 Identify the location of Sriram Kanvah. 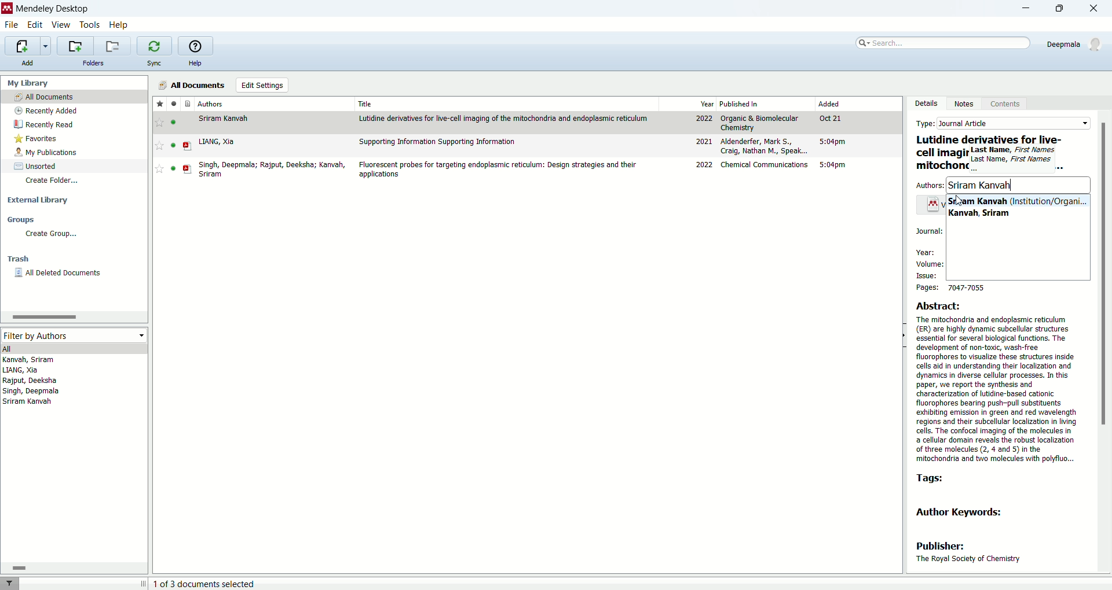
(223, 119).